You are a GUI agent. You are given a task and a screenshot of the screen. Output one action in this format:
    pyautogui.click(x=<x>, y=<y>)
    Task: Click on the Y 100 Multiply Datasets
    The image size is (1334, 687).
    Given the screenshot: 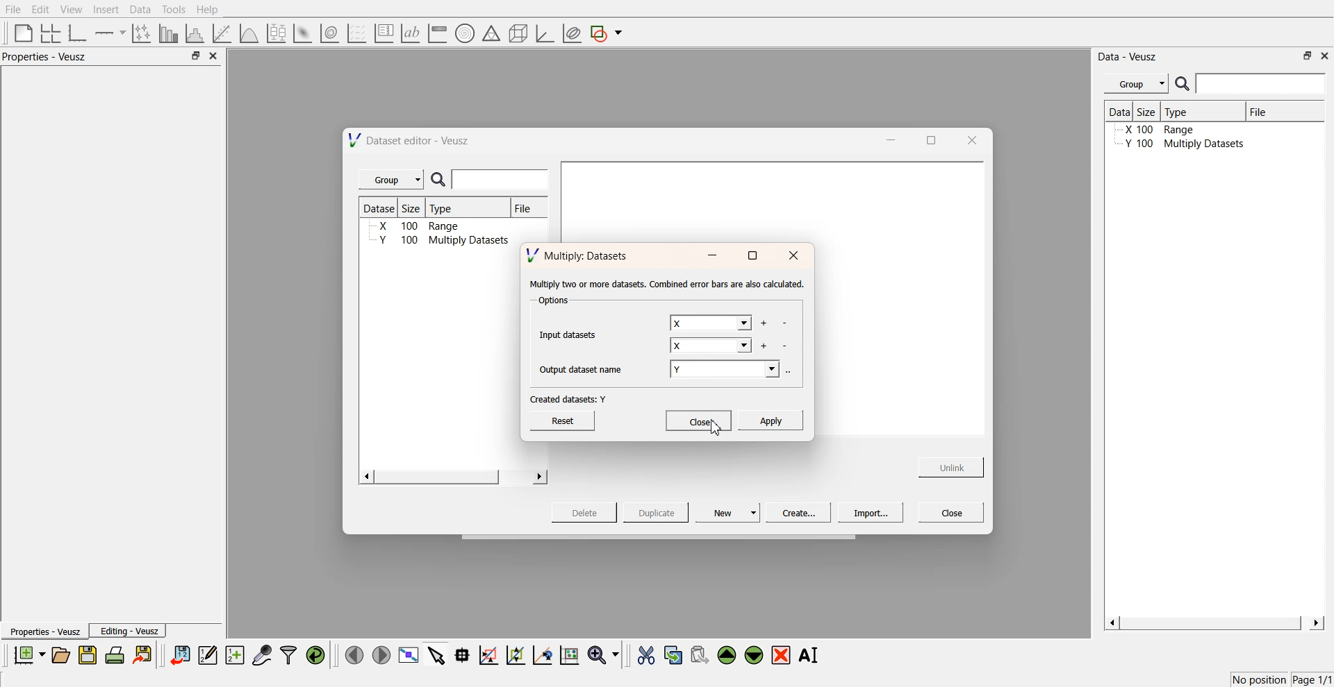 What is the action you would take?
    pyautogui.click(x=1178, y=146)
    